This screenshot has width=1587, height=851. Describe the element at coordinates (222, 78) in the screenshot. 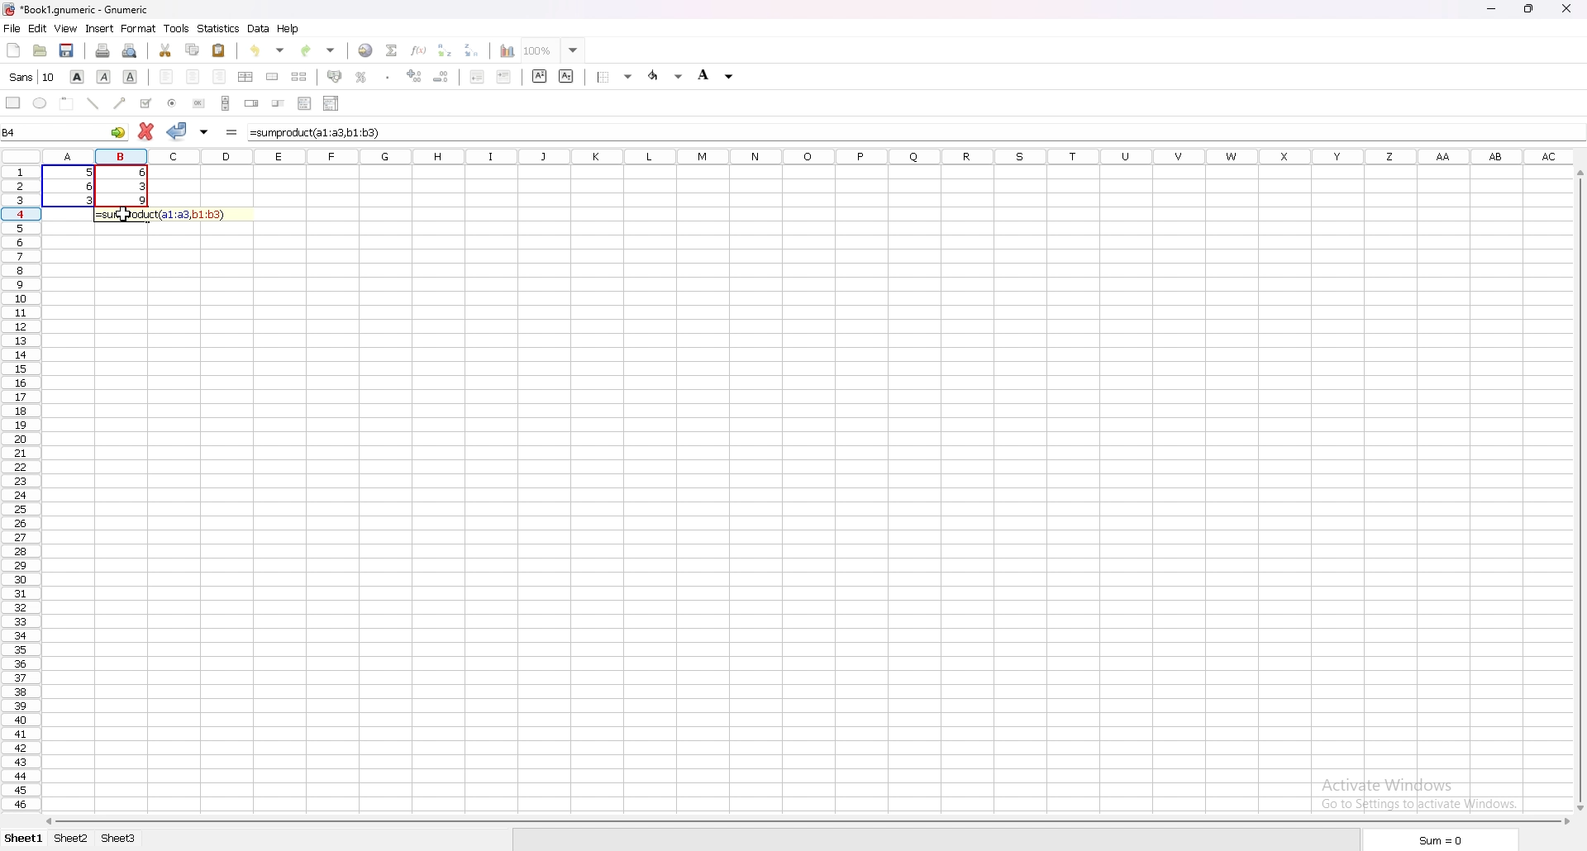

I see `align right` at that location.